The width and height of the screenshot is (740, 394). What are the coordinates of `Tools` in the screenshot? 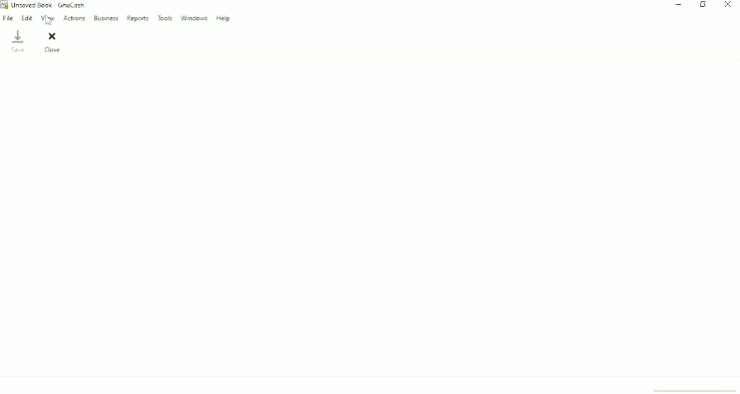 It's located at (165, 18).